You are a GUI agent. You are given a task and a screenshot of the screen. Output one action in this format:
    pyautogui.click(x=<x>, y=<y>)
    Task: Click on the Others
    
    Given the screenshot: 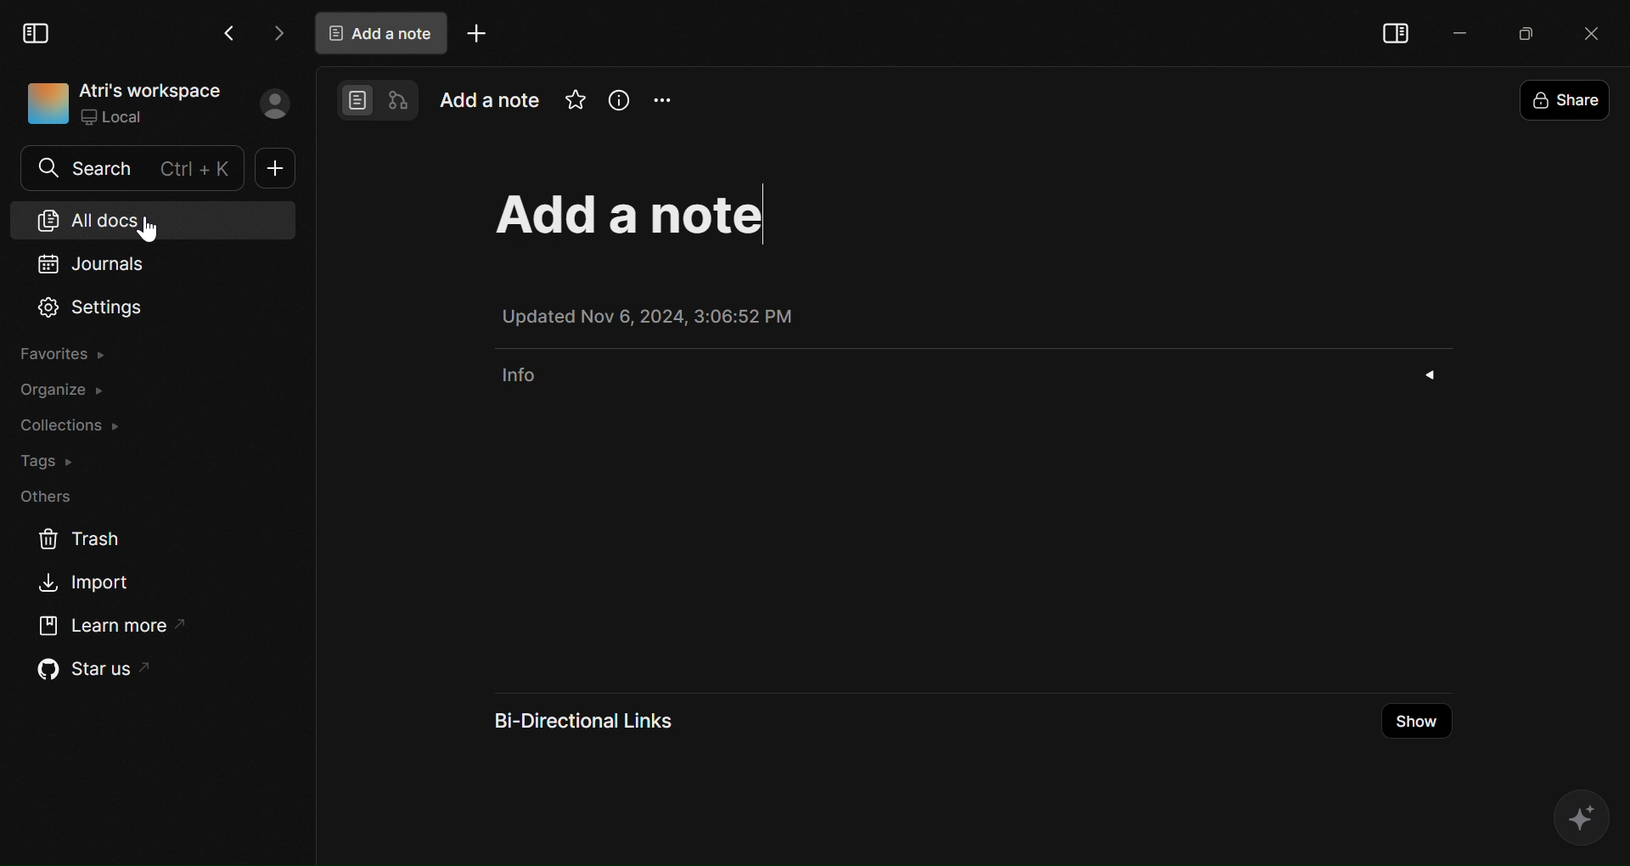 What is the action you would take?
    pyautogui.click(x=52, y=498)
    